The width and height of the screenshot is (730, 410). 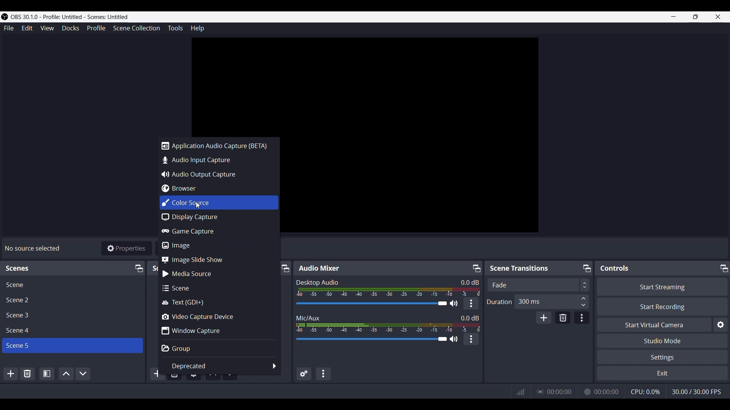 I want to click on Audio Mixer Menu, so click(x=324, y=374).